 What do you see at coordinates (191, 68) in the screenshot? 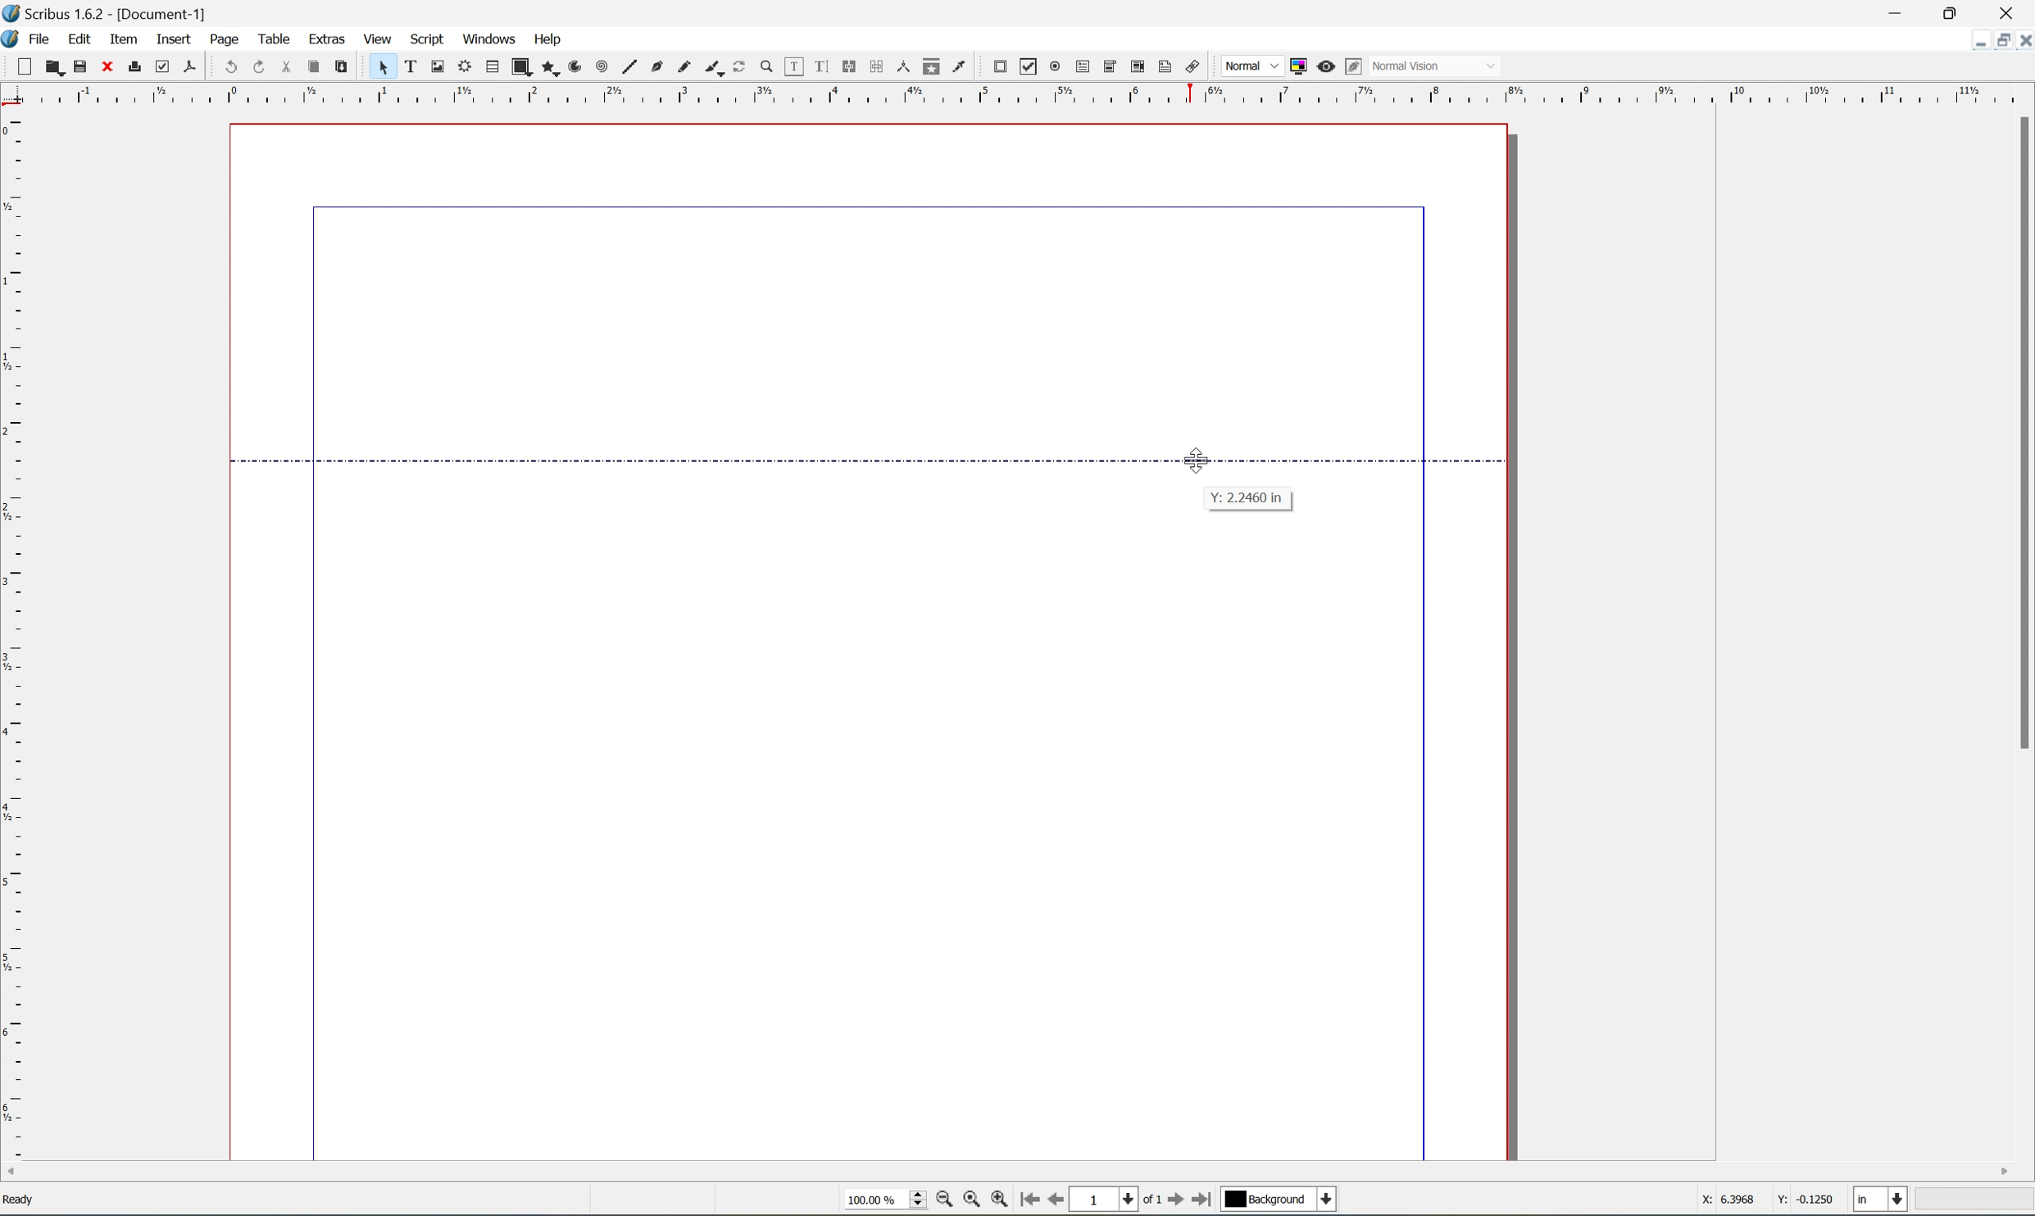
I see `save as pdf` at bounding box center [191, 68].